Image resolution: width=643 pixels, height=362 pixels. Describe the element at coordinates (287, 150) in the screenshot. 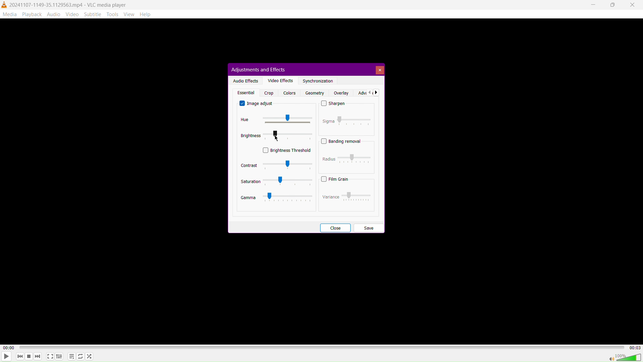

I see `Brightness Threshold` at that location.